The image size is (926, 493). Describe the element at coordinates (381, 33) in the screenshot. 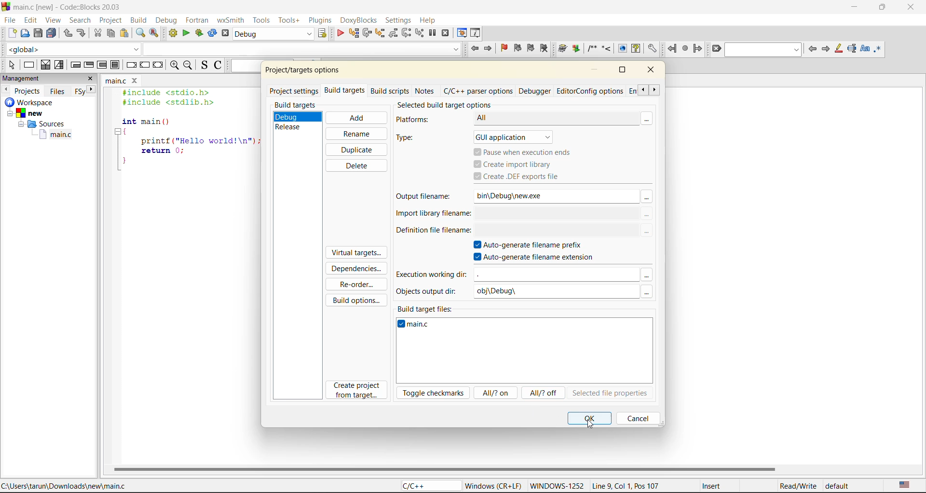

I see `step into` at that location.